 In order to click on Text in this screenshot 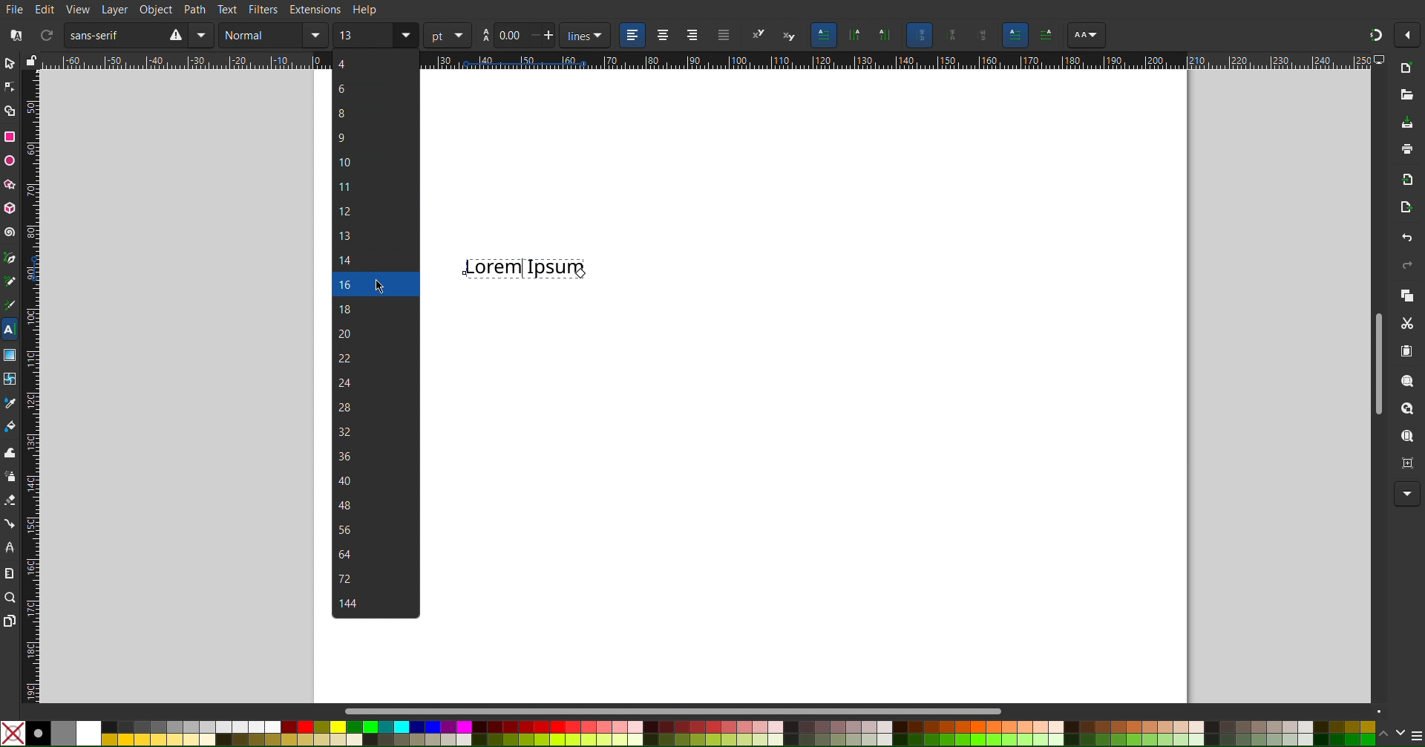, I will do `click(524, 267)`.